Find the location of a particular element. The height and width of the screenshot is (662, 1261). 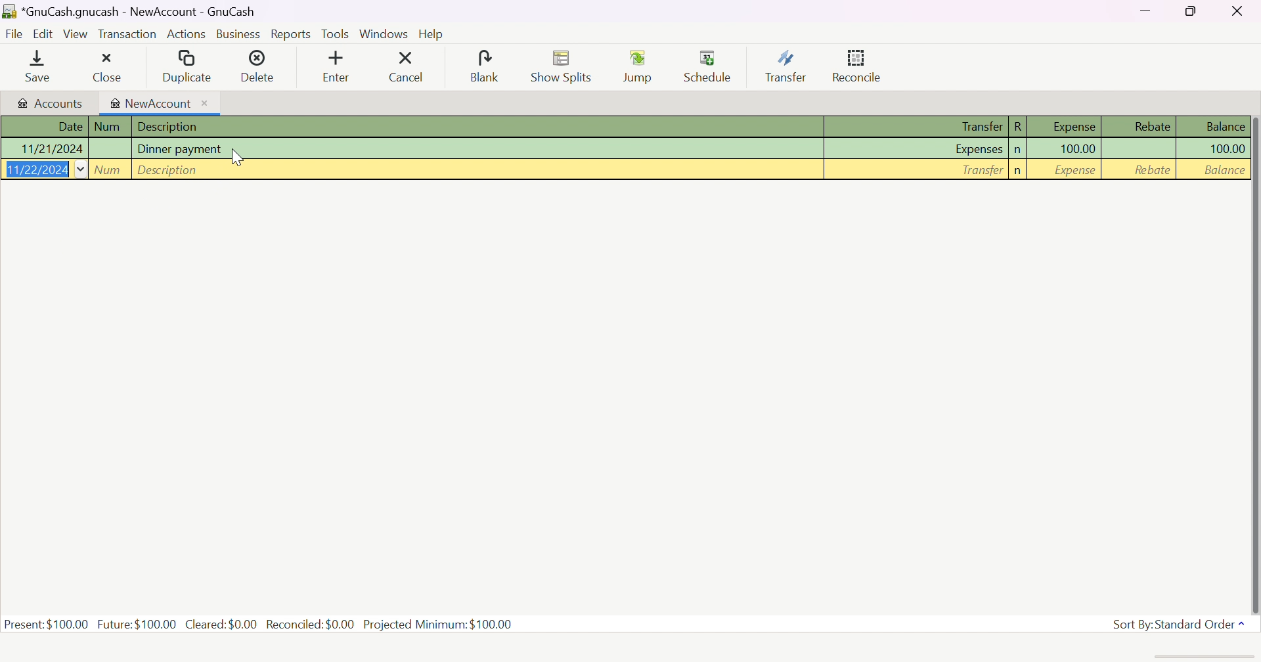

Blank is located at coordinates (482, 65).